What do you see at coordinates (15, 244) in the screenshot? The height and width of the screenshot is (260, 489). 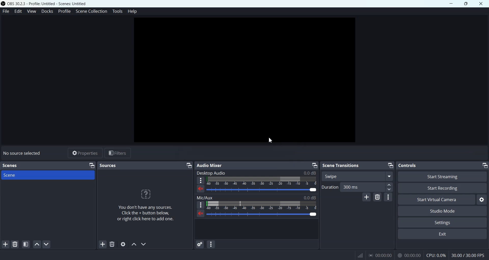 I see `Remove selected Scene` at bounding box center [15, 244].